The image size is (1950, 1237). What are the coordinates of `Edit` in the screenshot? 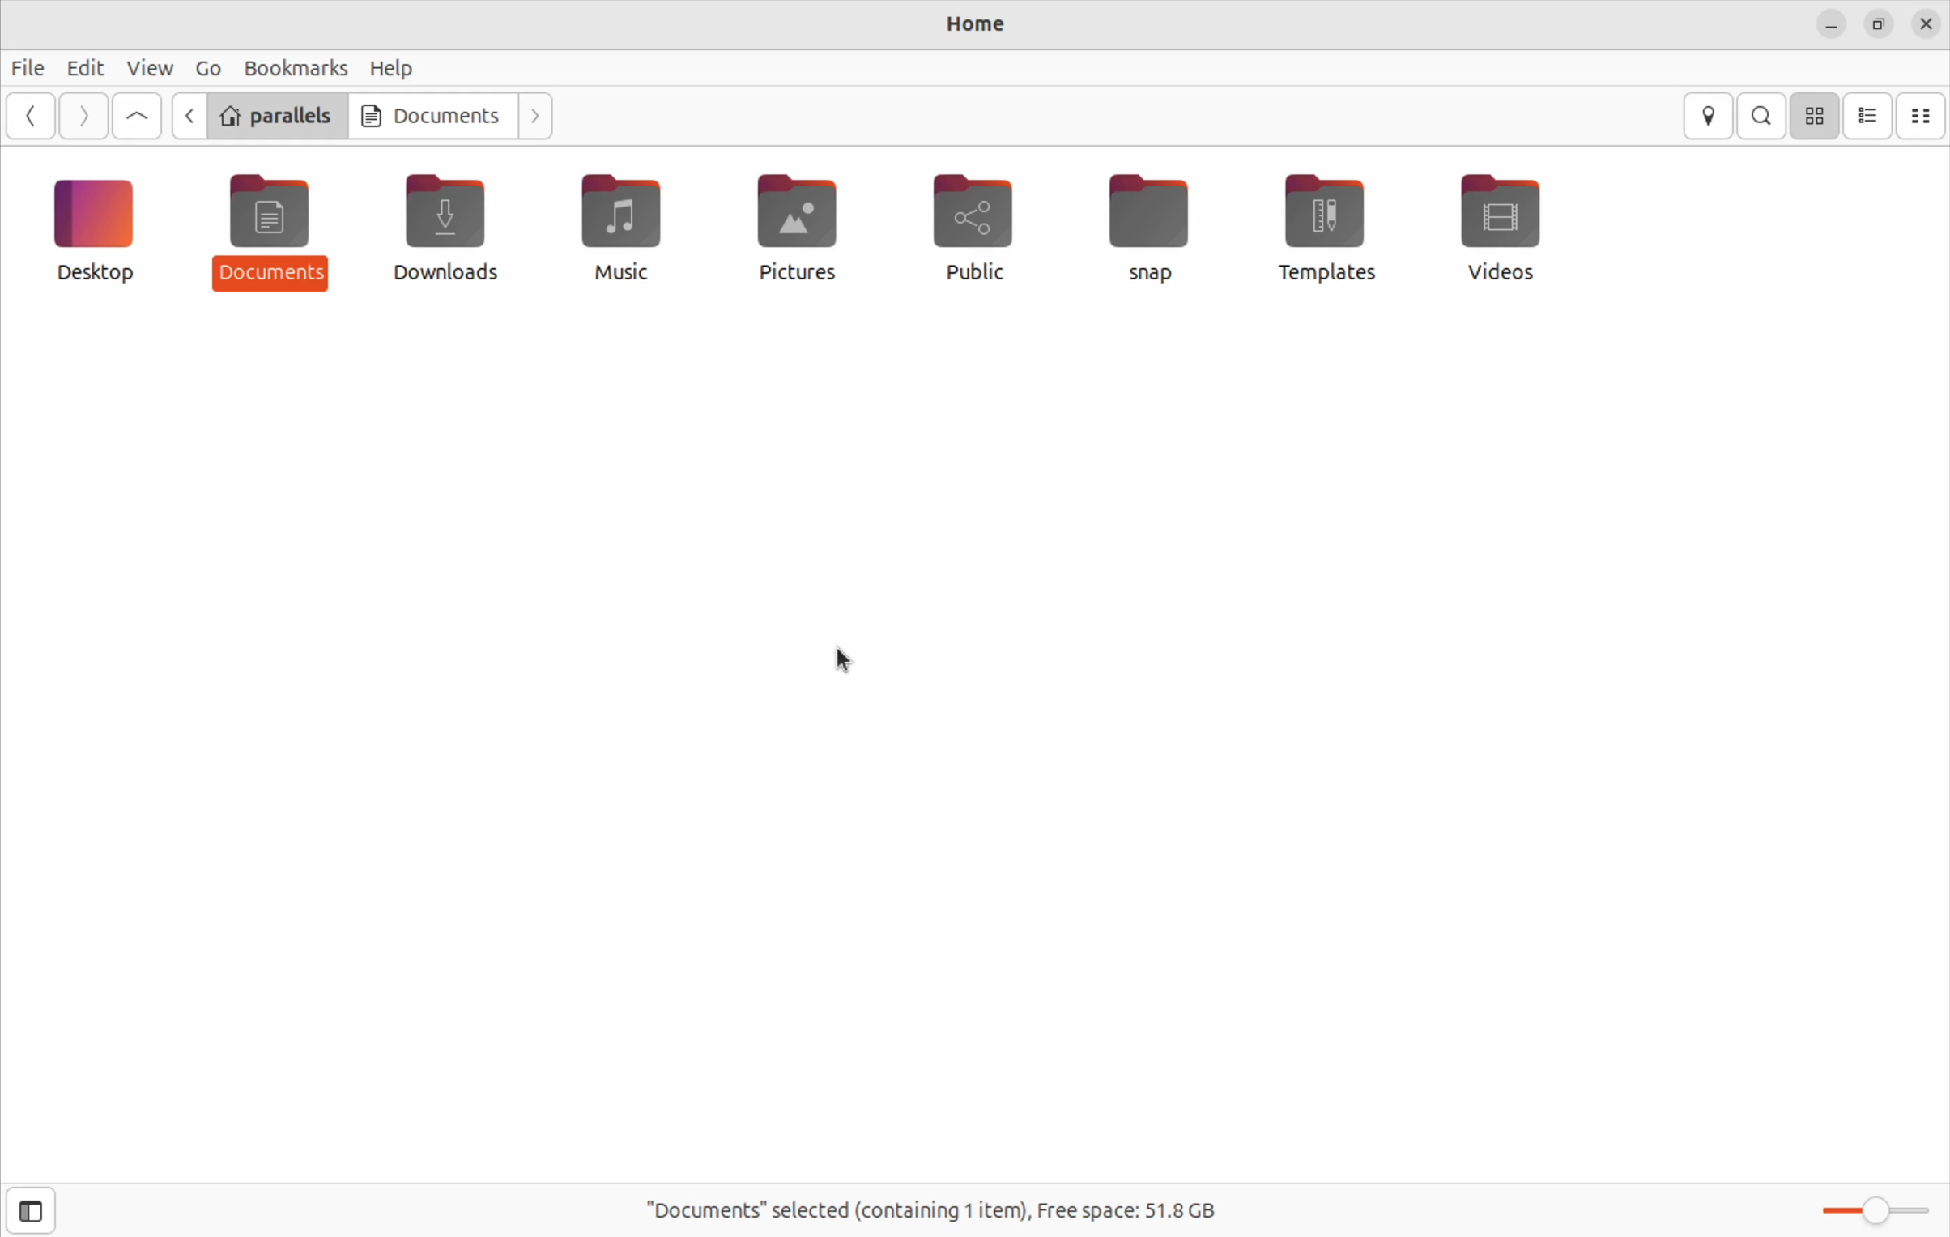 It's located at (86, 67).